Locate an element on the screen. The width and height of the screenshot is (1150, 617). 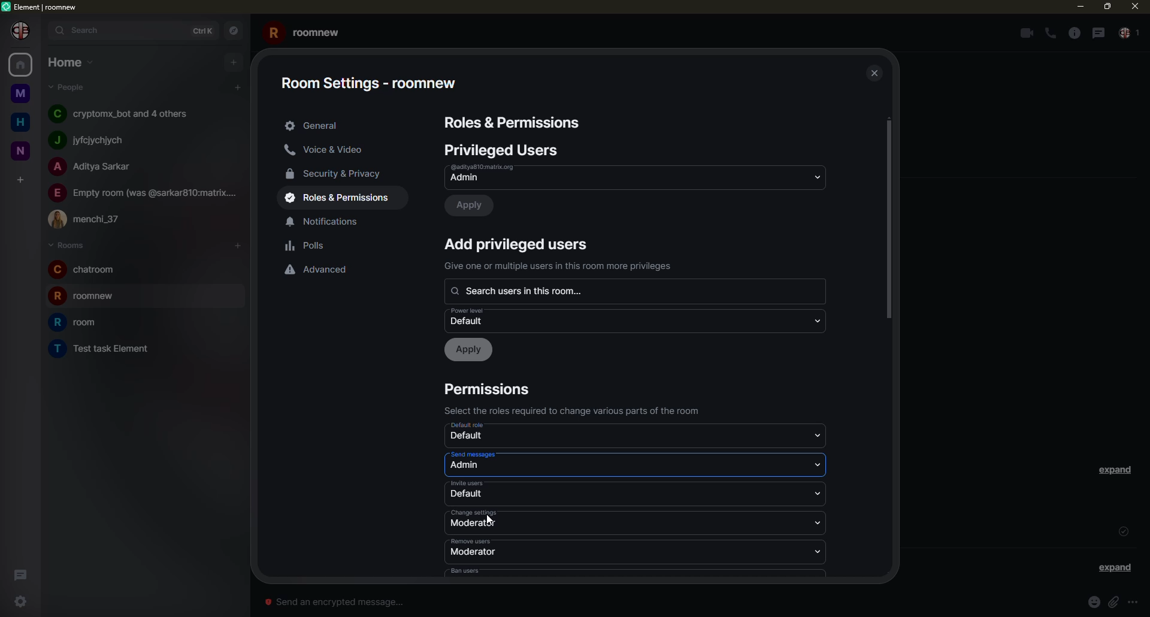
max is located at coordinates (1106, 7).